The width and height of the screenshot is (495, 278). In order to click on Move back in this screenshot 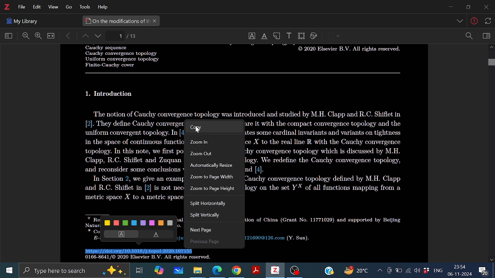, I will do `click(68, 36)`.